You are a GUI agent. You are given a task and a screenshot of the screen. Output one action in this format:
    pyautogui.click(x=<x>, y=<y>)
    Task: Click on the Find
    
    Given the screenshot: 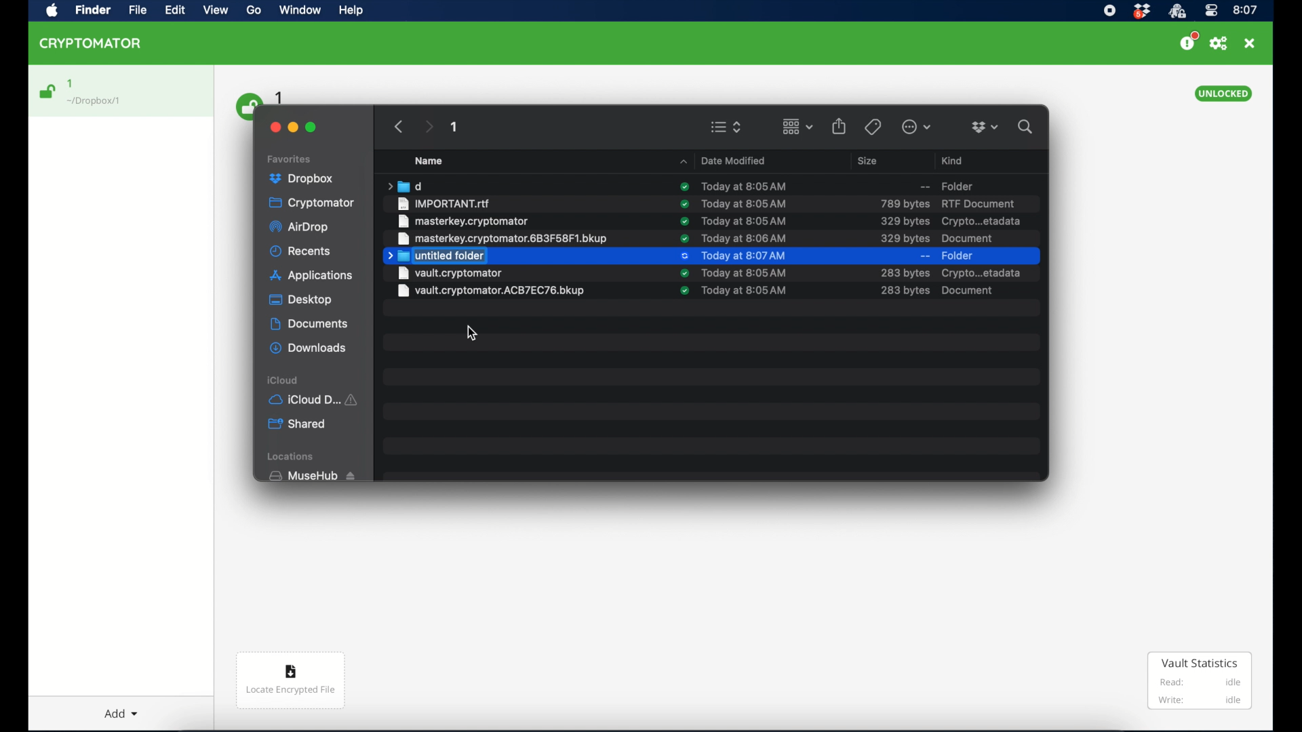 What is the action you would take?
    pyautogui.click(x=96, y=11)
    